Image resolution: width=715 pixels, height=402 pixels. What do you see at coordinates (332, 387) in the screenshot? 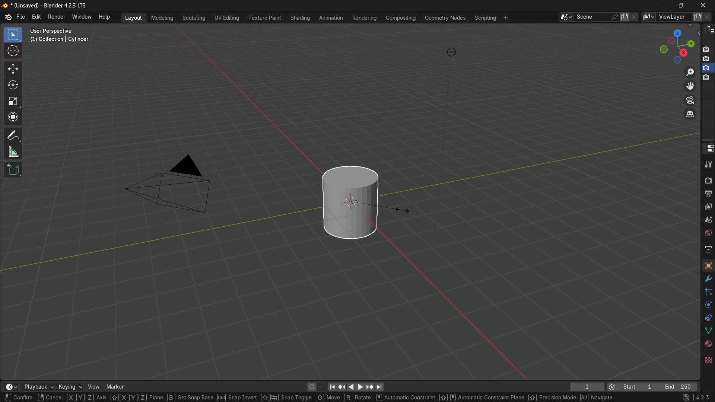
I see `jump to endpoint` at bounding box center [332, 387].